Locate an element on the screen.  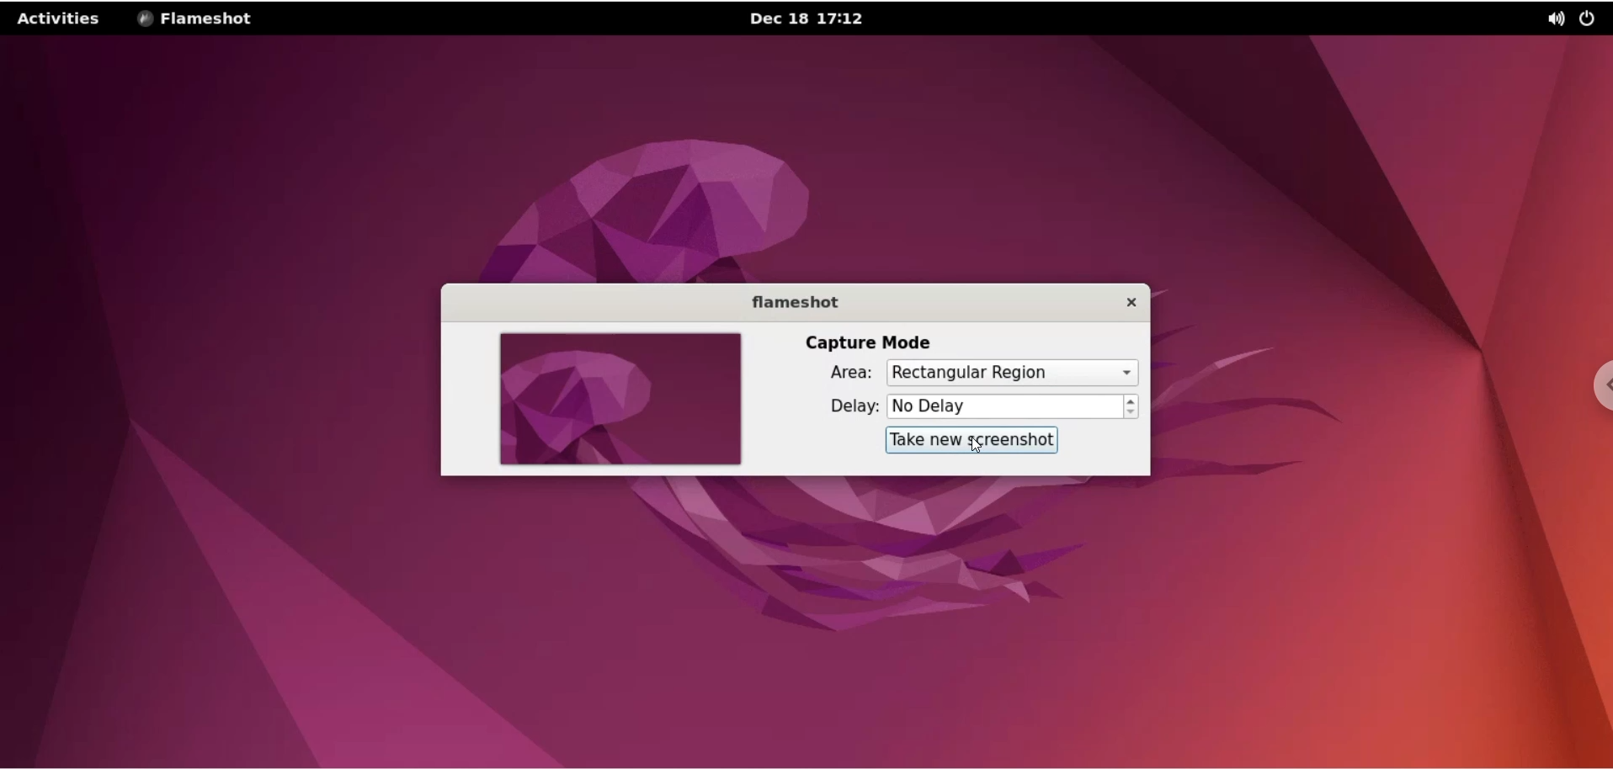
delay label is located at coordinates (843, 406).